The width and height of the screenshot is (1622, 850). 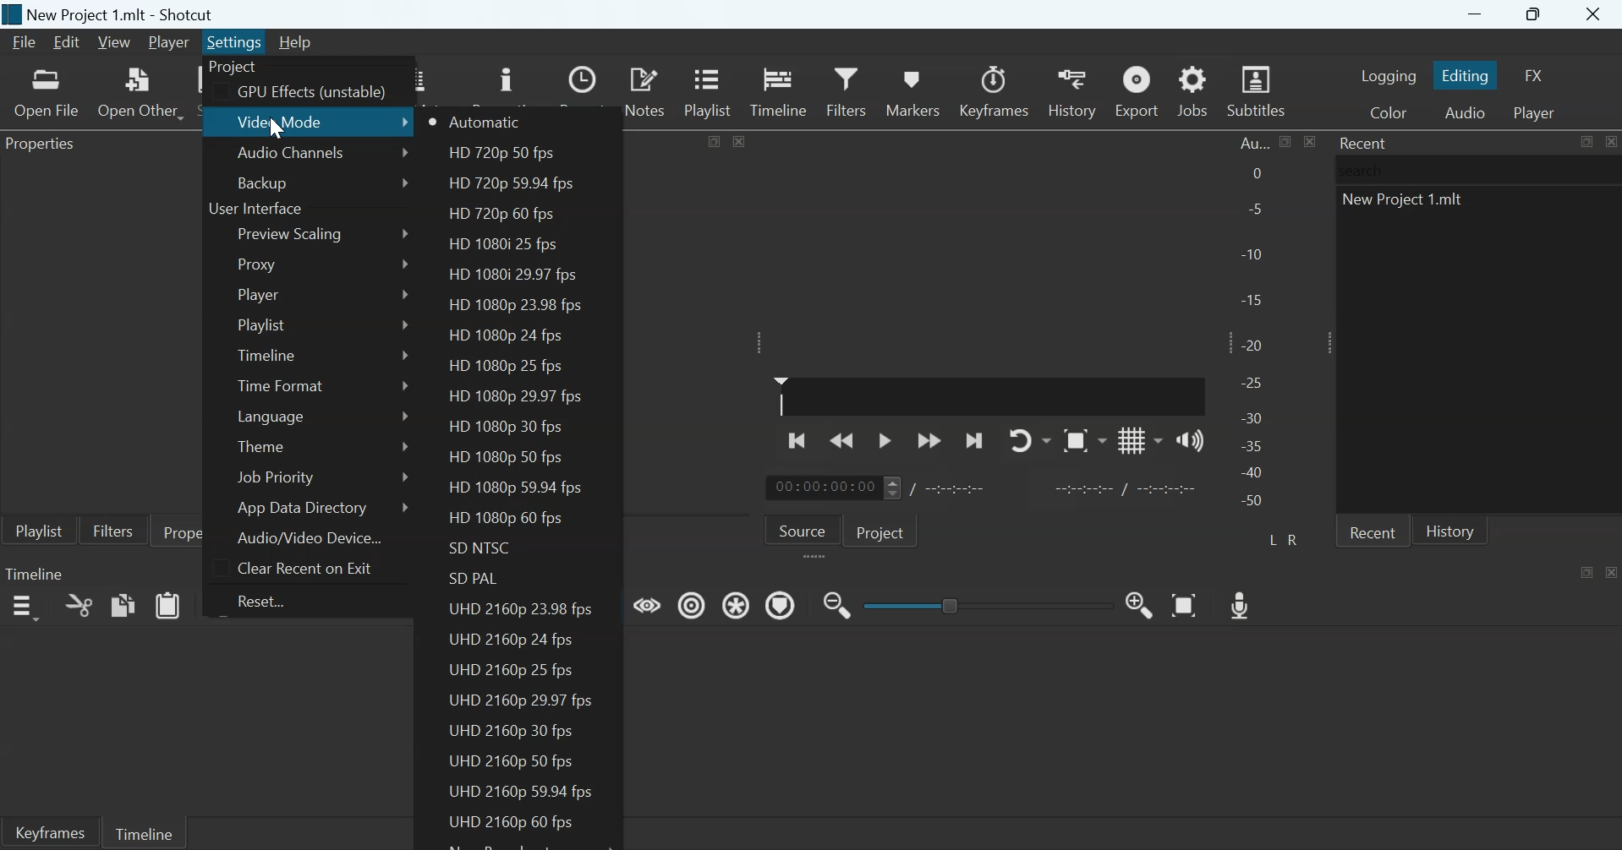 I want to click on Jobs, so click(x=1192, y=90).